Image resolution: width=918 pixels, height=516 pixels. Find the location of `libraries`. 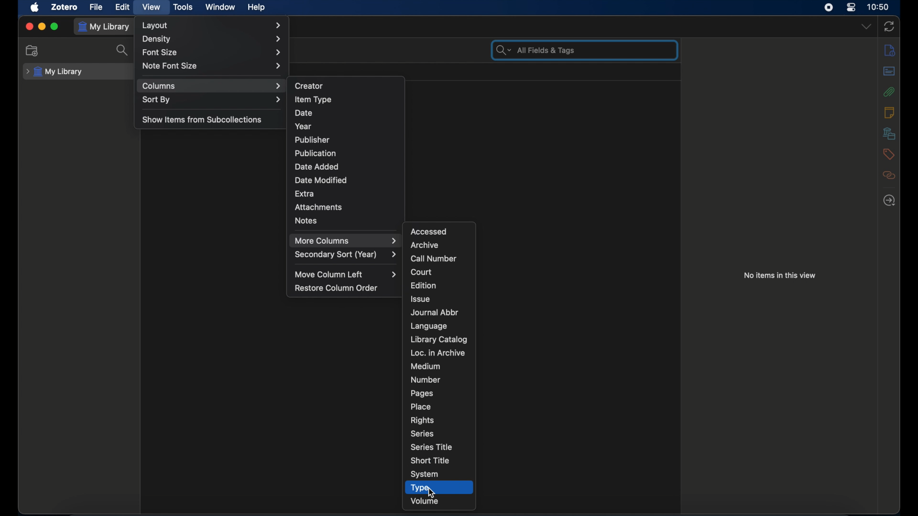

libraries is located at coordinates (889, 133).